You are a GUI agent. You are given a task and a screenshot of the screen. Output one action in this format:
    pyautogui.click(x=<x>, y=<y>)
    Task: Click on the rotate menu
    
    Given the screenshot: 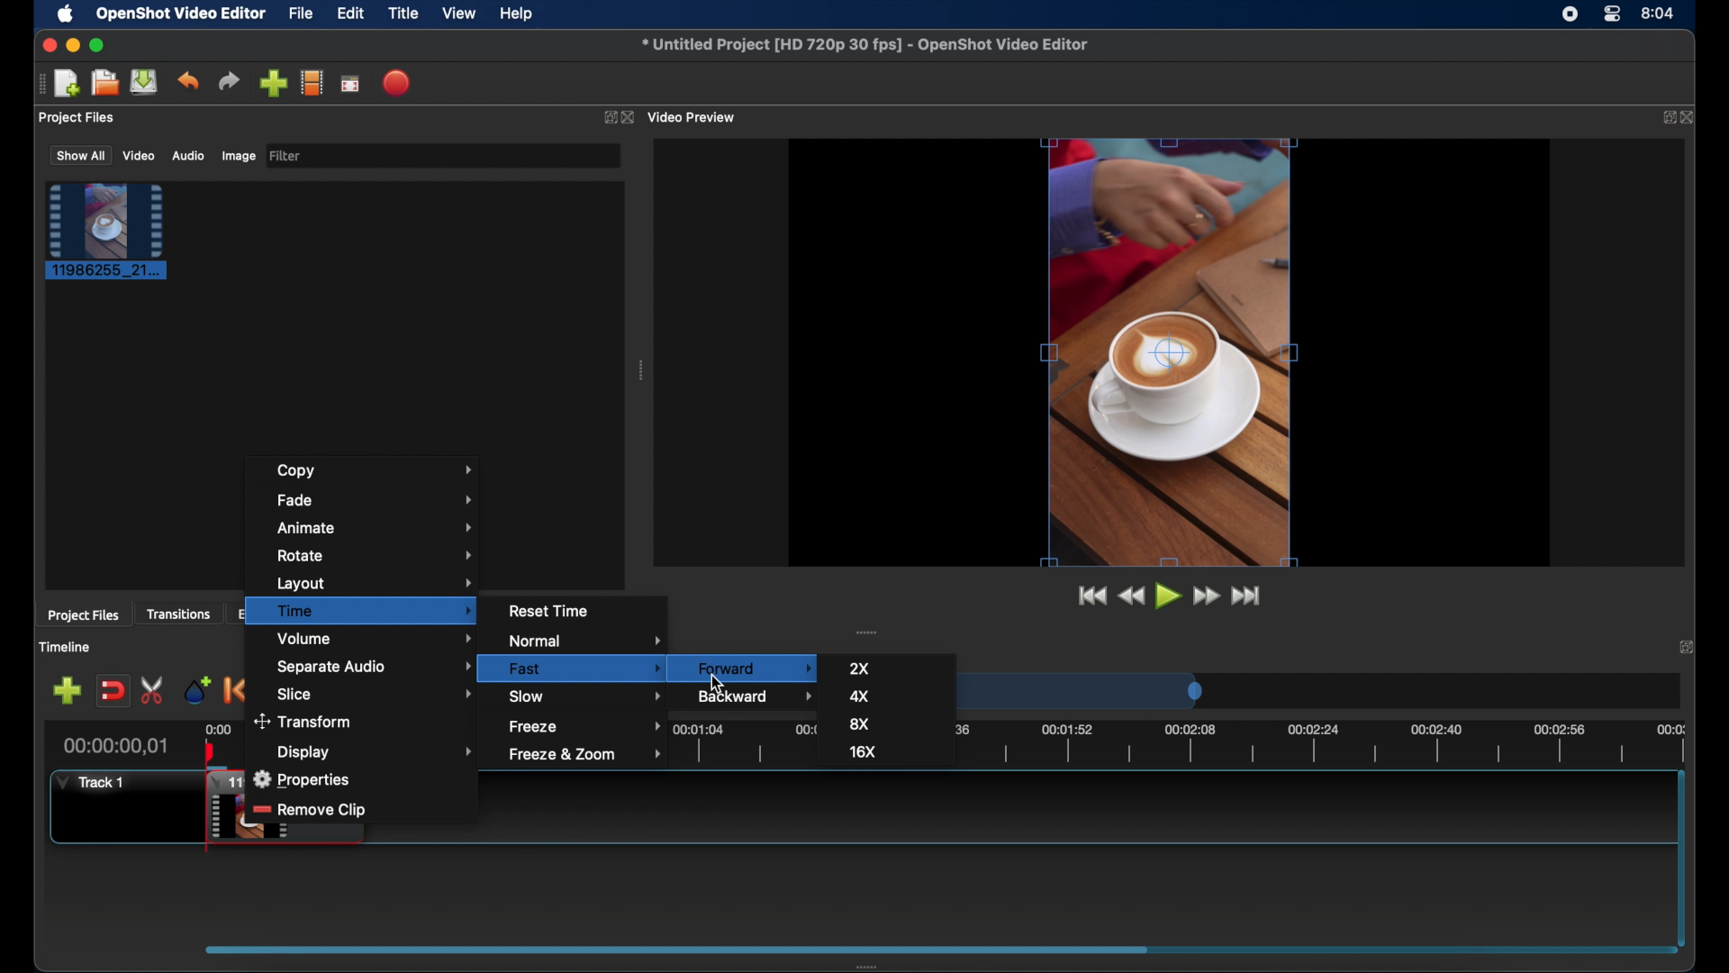 What is the action you would take?
    pyautogui.click(x=376, y=555)
    